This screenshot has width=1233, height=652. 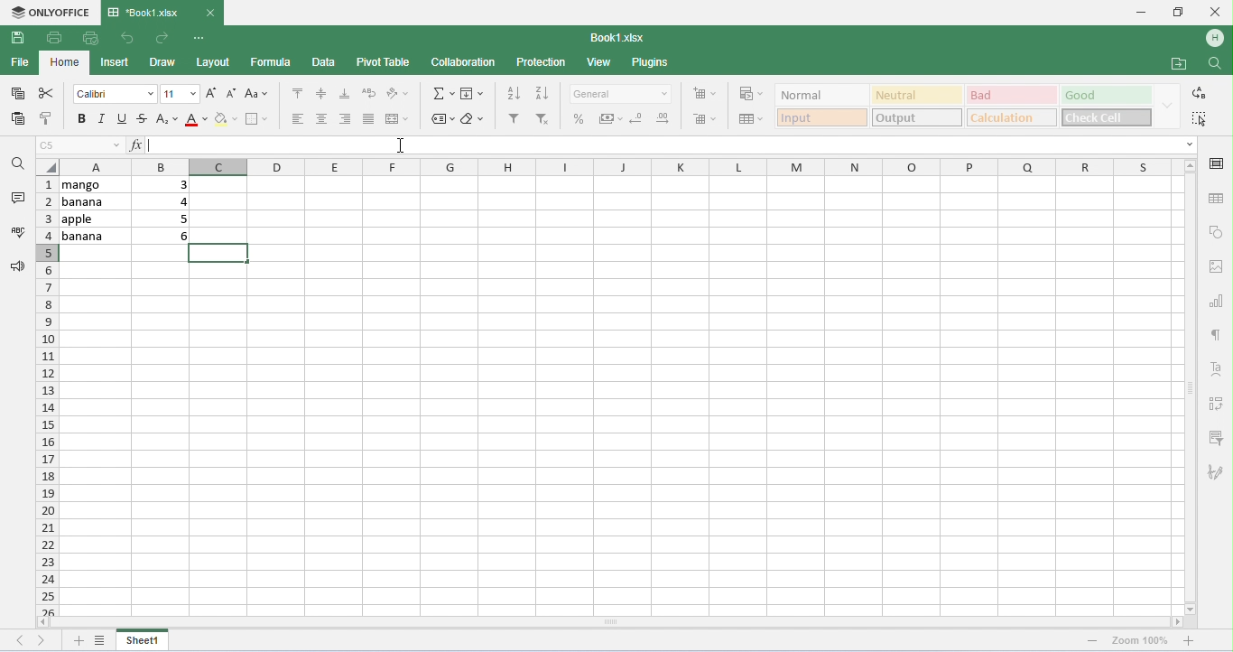 What do you see at coordinates (465, 62) in the screenshot?
I see `collaboration` at bounding box center [465, 62].